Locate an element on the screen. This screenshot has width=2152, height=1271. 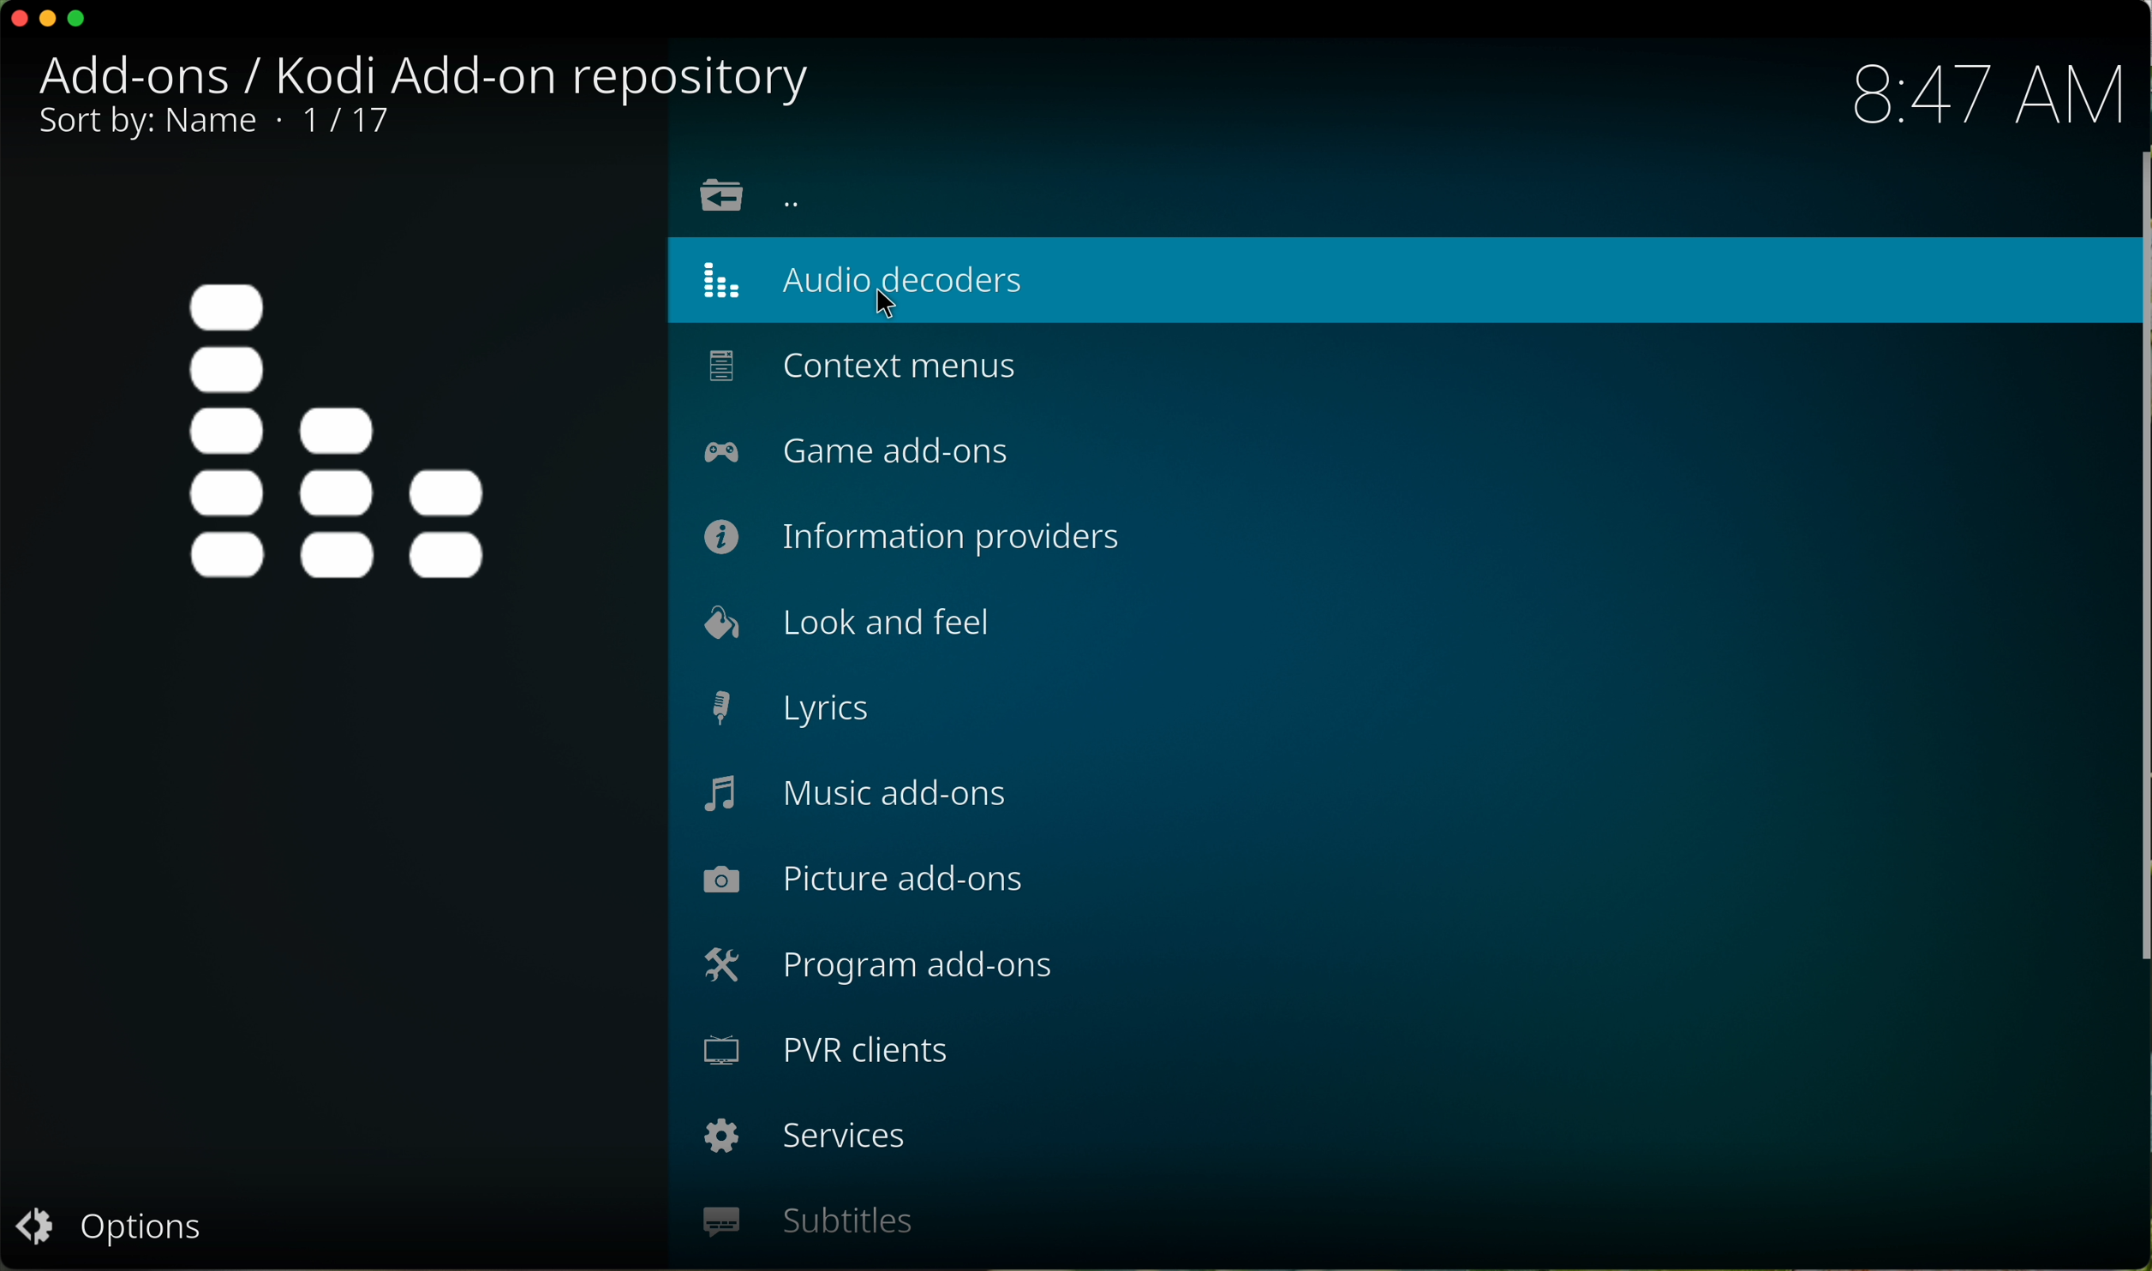
close is located at coordinates (15, 19).